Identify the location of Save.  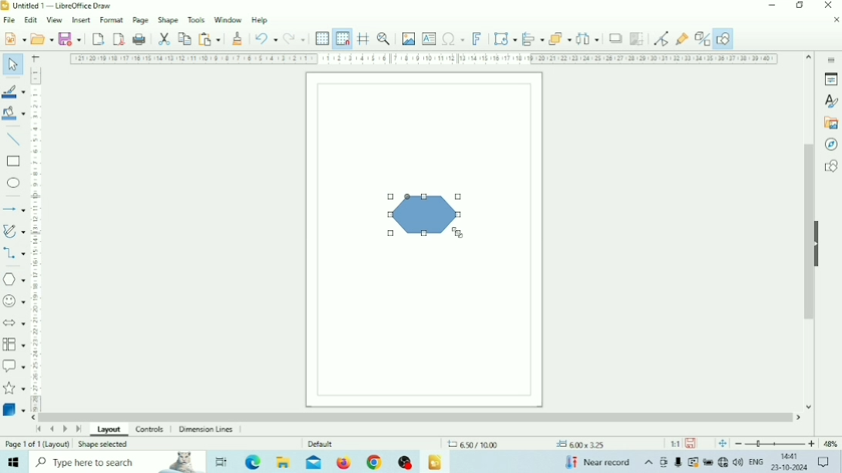
(691, 444).